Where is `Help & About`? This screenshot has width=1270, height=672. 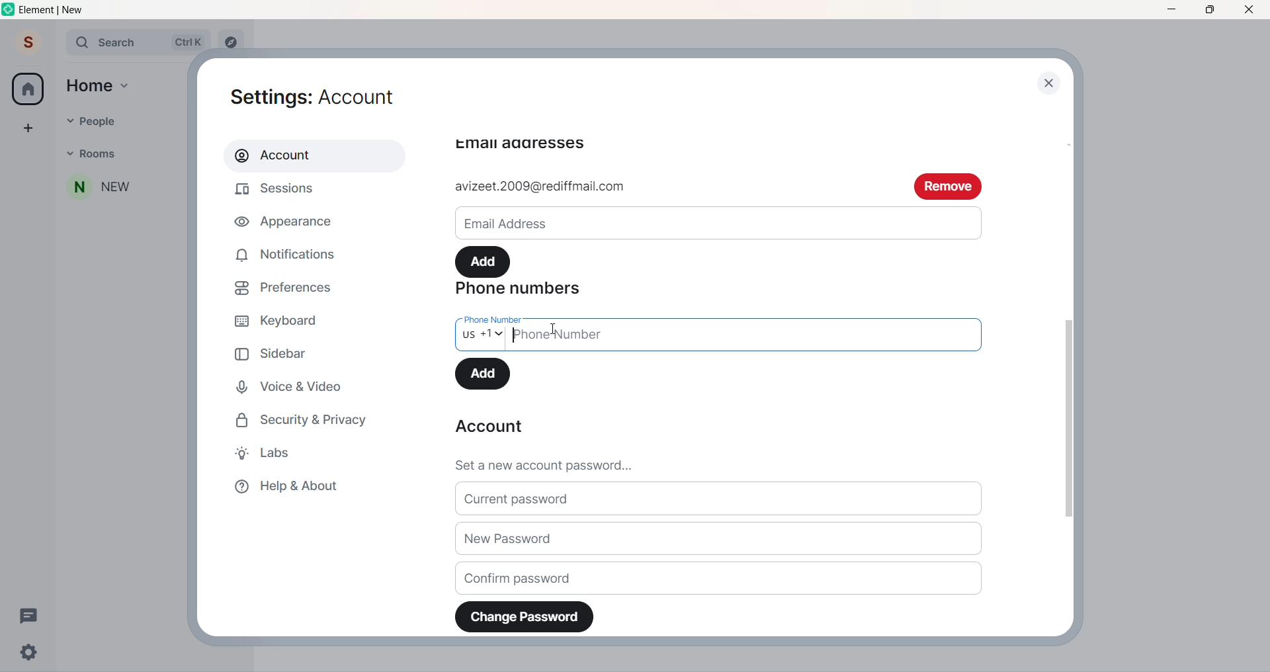 Help & About is located at coordinates (297, 486).